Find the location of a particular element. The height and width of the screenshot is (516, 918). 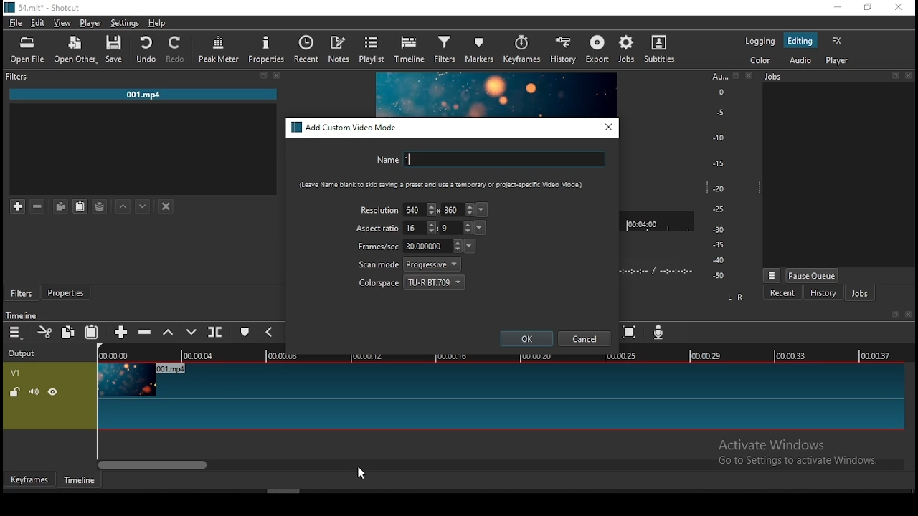

scroll bar is located at coordinates (501, 464).